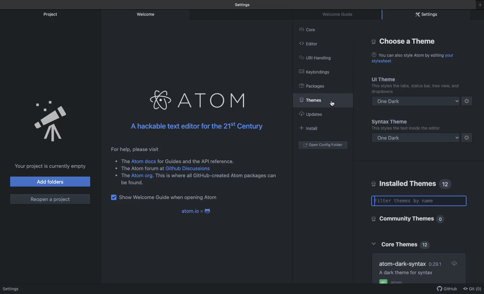  I want to click on Selected, so click(322, 100).